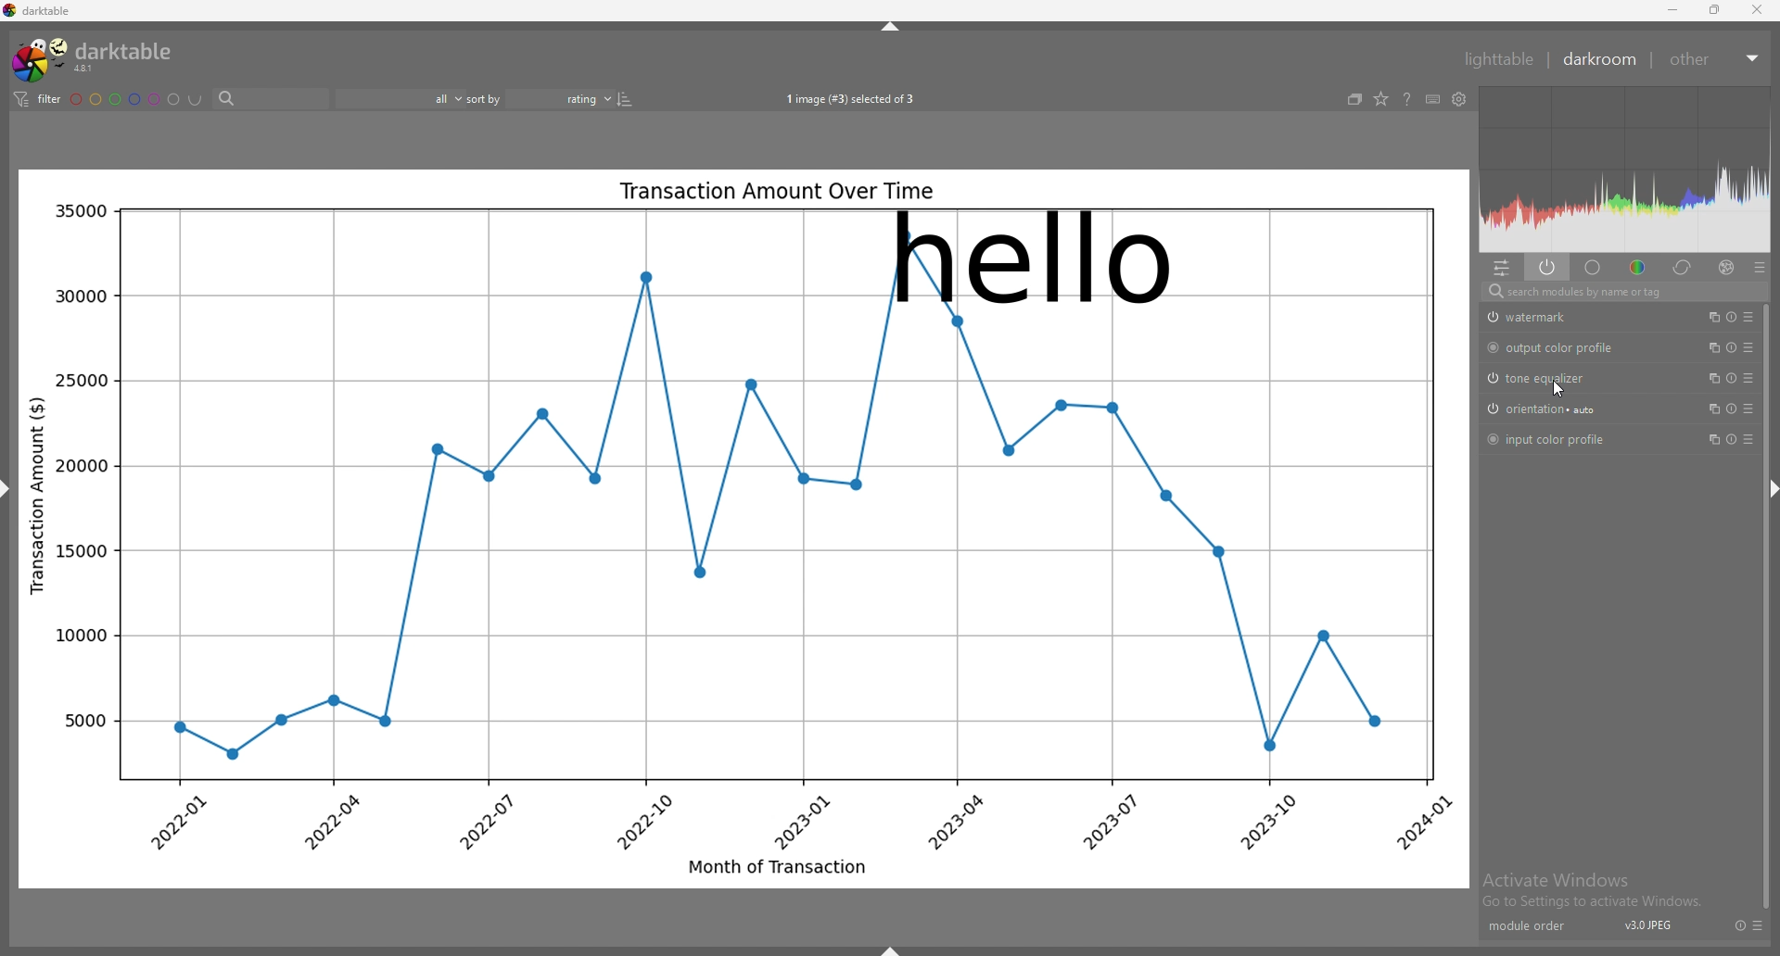 Image resolution: width=1780 pixels, height=956 pixels. Describe the element at coordinates (642, 821) in the screenshot. I see `2022-10` at that location.